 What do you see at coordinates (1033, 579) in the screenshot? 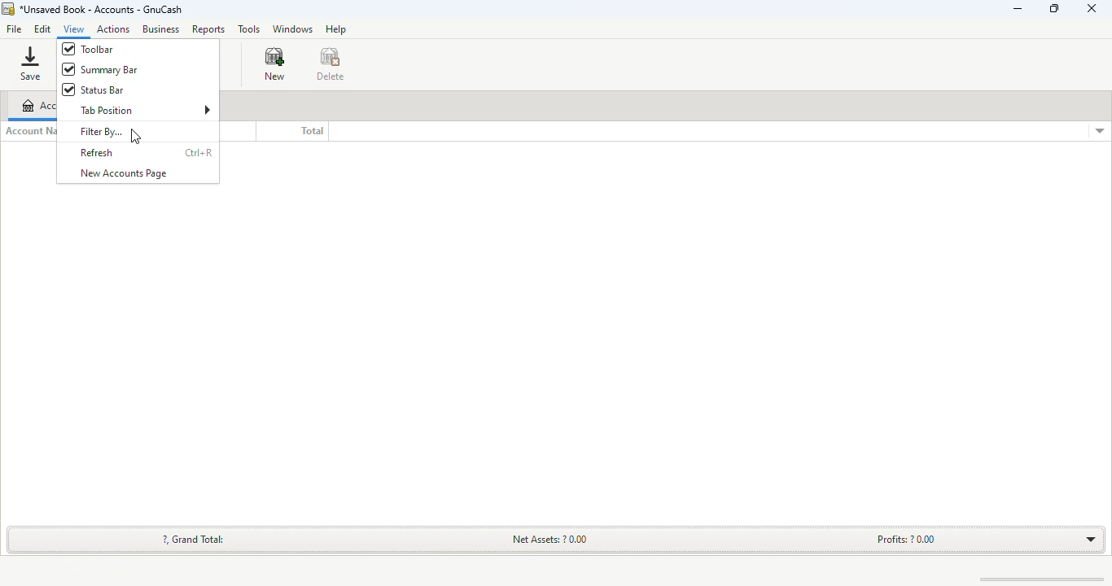
I see `scroll` at bounding box center [1033, 579].